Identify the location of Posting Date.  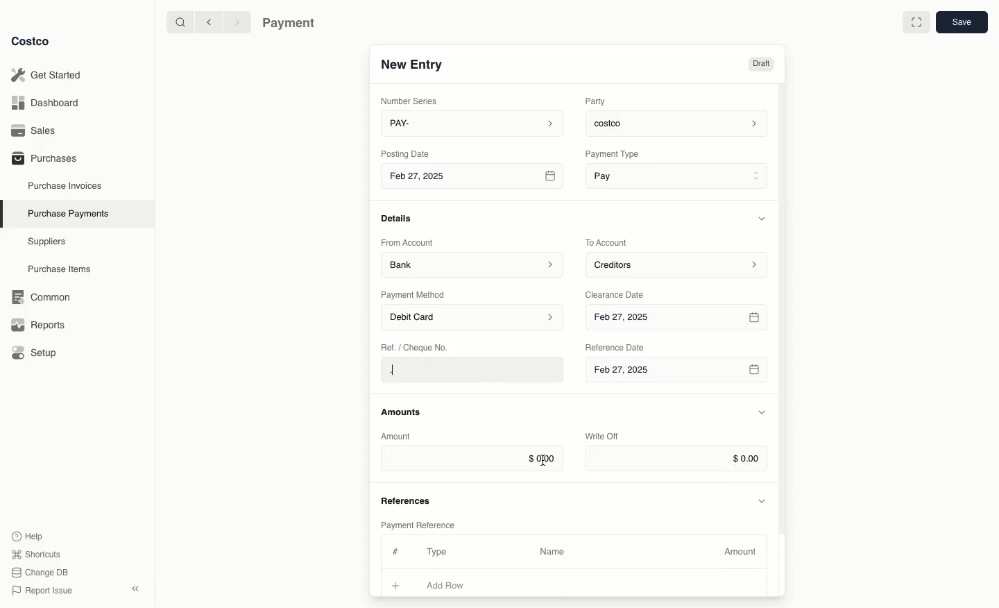
(407, 153).